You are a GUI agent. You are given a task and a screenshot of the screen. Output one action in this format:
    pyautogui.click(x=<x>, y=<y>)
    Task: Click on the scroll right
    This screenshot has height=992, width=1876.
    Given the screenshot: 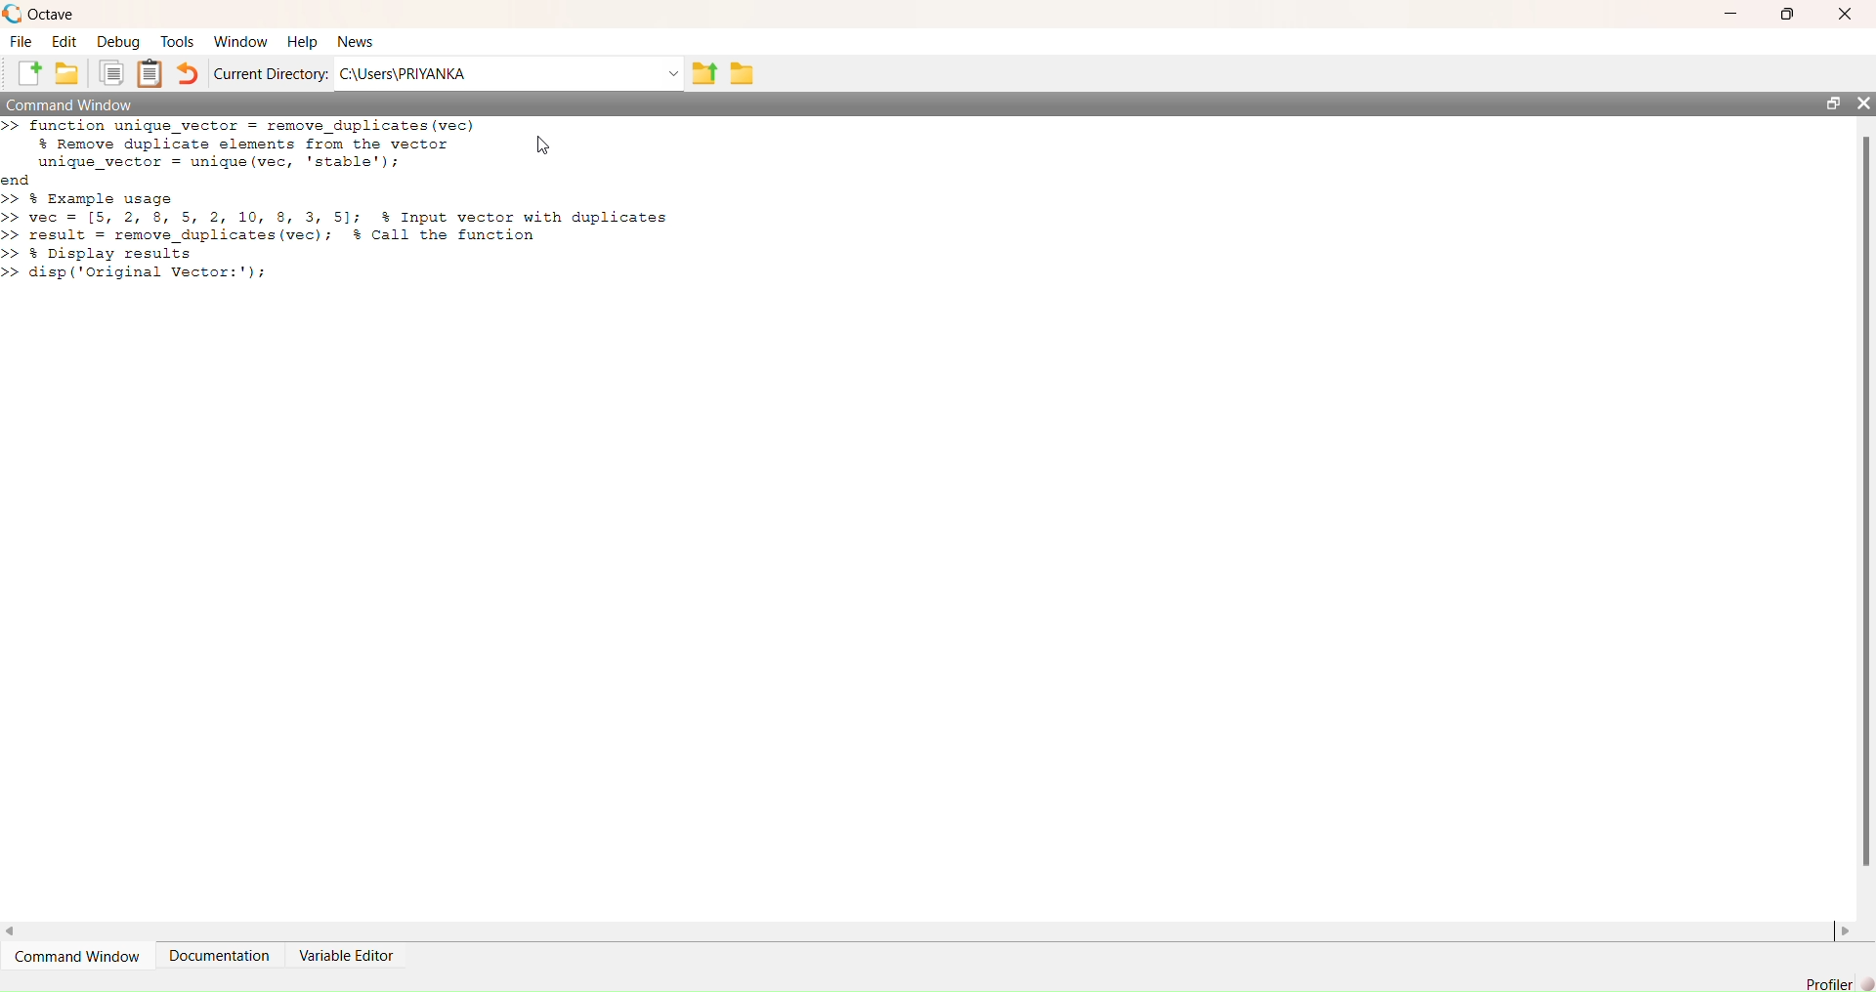 What is the action you would take?
    pyautogui.click(x=1846, y=933)
    